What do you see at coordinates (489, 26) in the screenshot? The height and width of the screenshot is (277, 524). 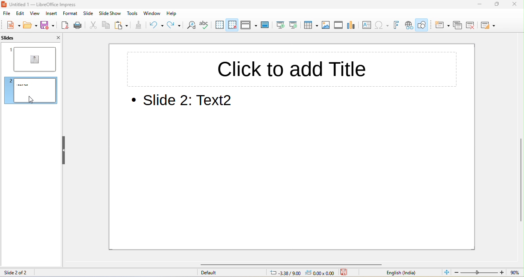 I see `slide layout` at bounding box center [489, 26].